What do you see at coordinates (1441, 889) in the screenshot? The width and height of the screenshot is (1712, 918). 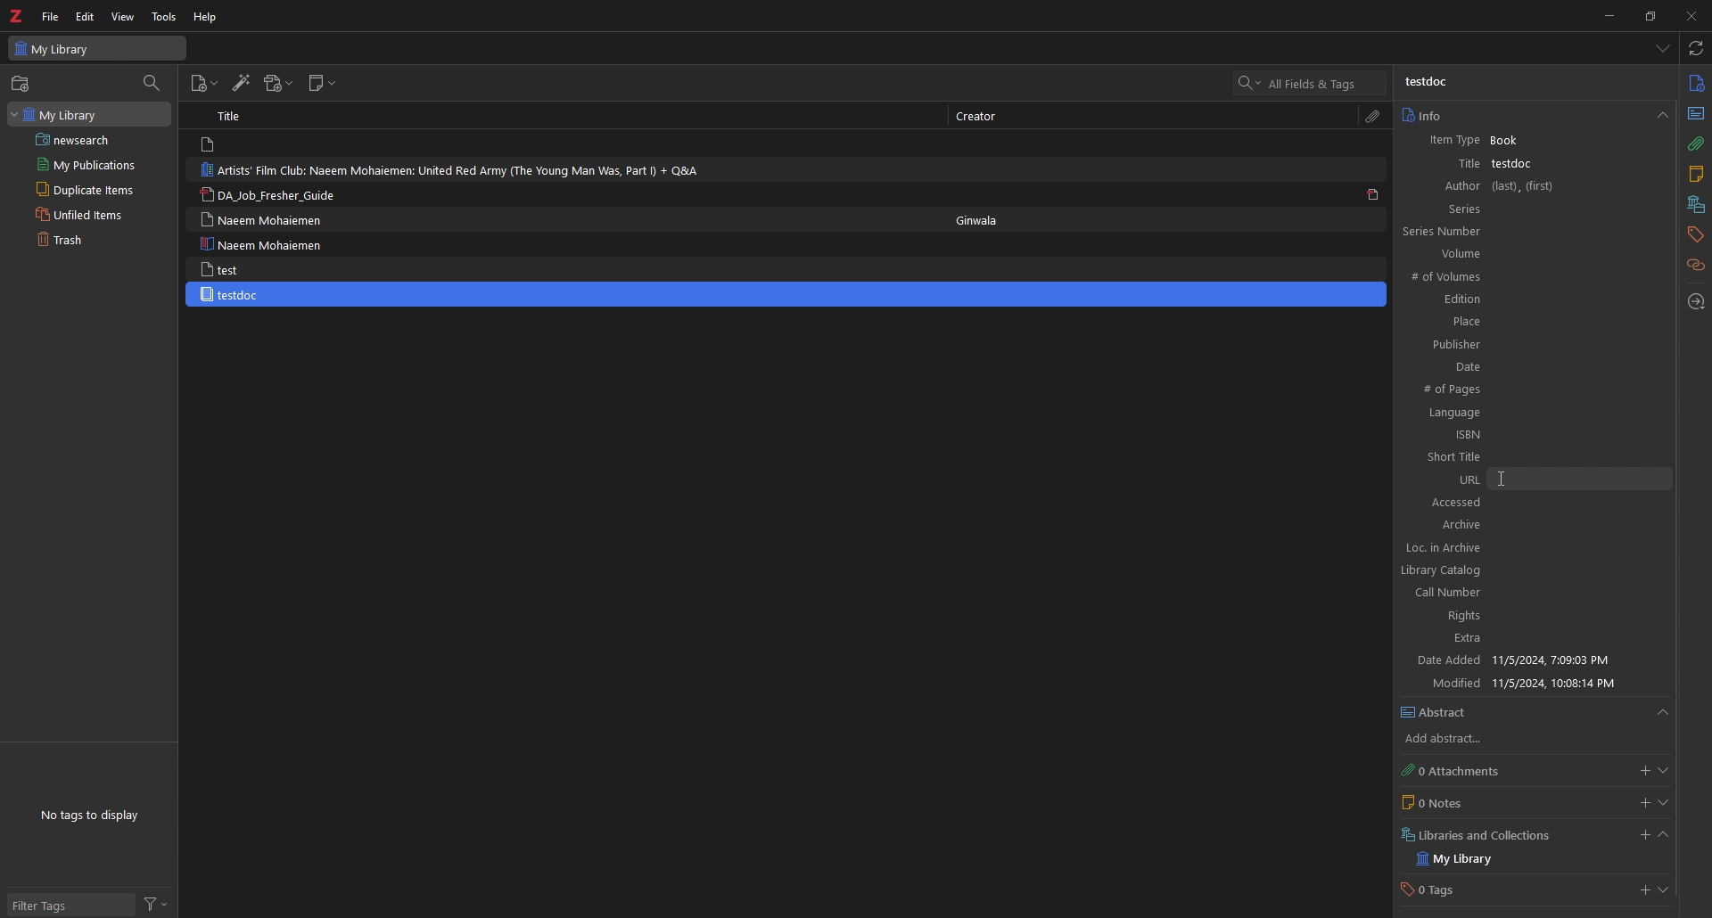 I see `0 Tags` at bounding box center [1441, 889].